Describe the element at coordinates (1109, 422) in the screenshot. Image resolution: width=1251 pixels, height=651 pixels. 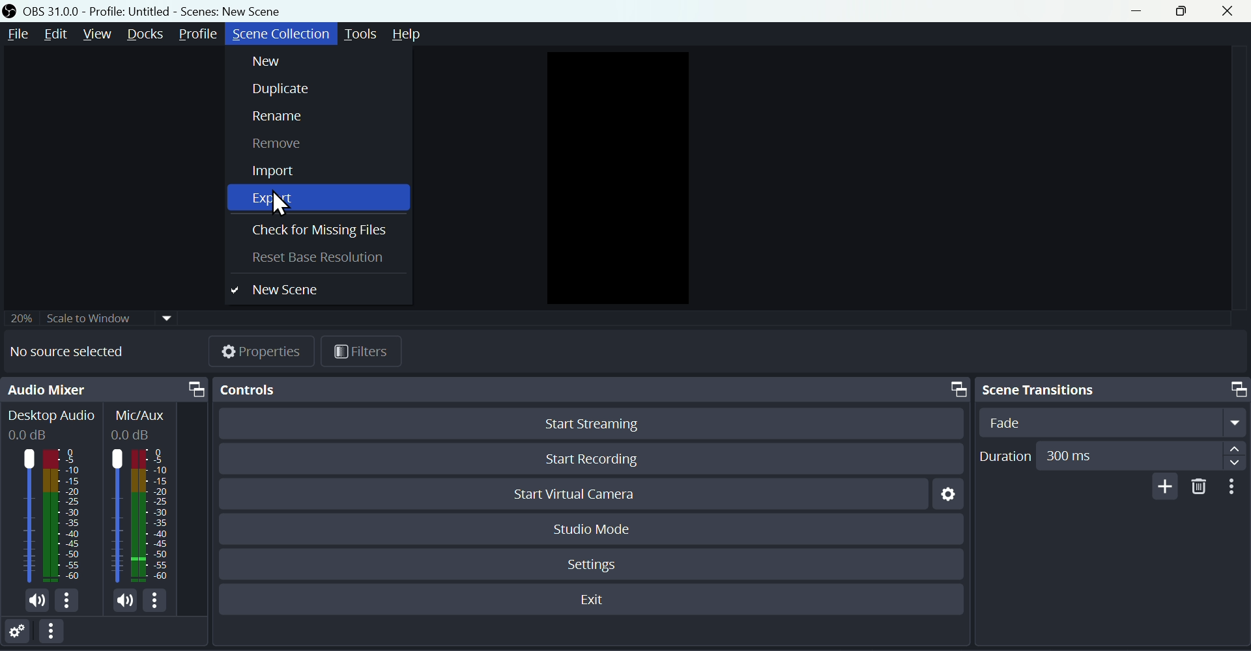
I see `Fade` at that location.